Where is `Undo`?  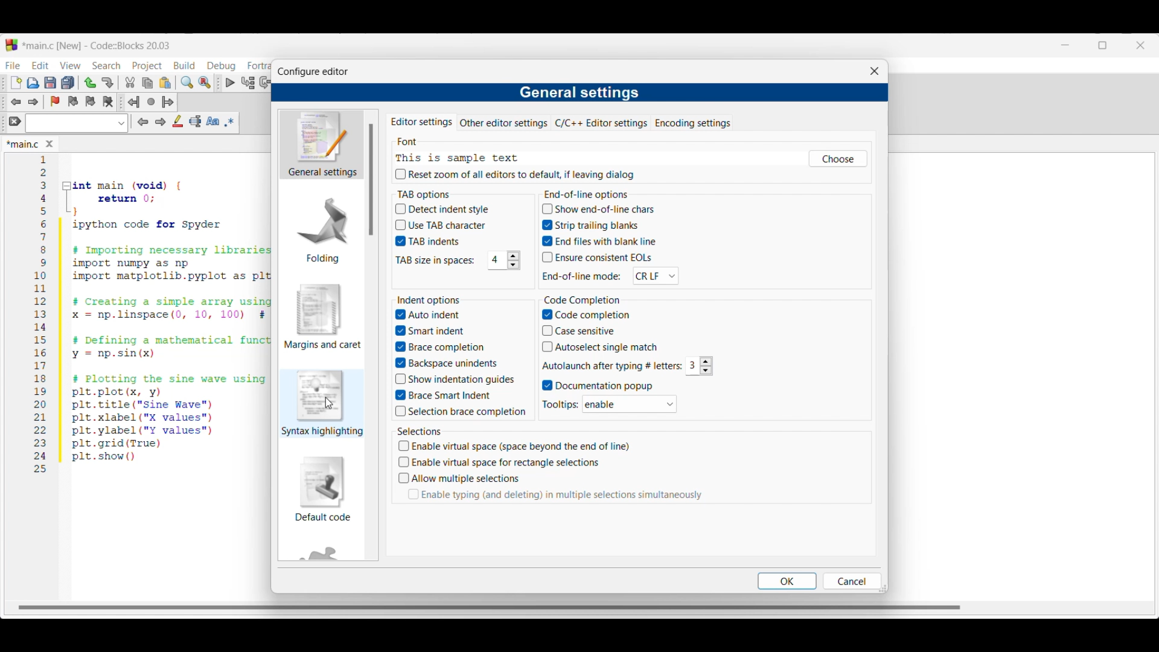 Undo is located at coordinates (90, 83).